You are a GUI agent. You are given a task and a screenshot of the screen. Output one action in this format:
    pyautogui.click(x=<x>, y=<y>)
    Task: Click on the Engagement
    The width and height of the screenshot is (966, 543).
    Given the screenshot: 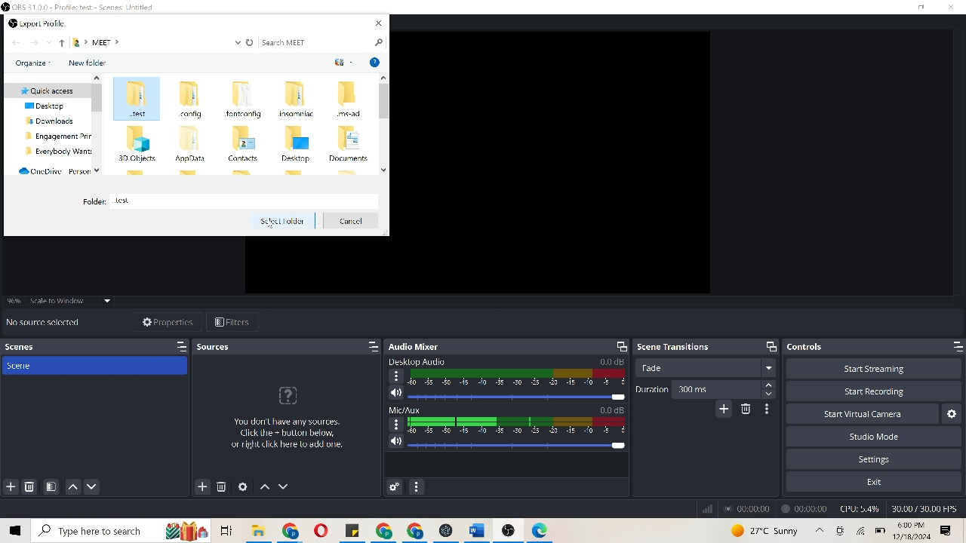 What is the action you would take?
    pyautogui.click(x=53, y=138)
    